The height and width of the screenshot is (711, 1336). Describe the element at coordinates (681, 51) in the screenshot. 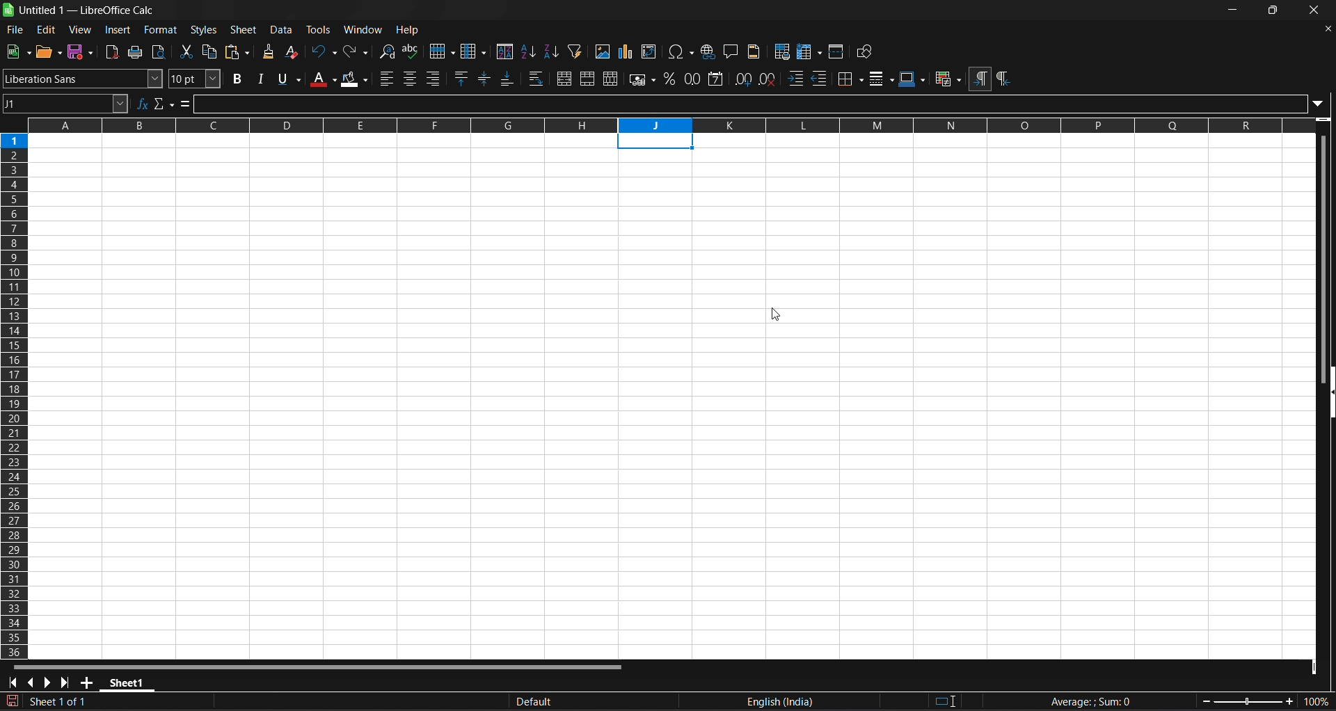

I see `insert special characters` at that location.